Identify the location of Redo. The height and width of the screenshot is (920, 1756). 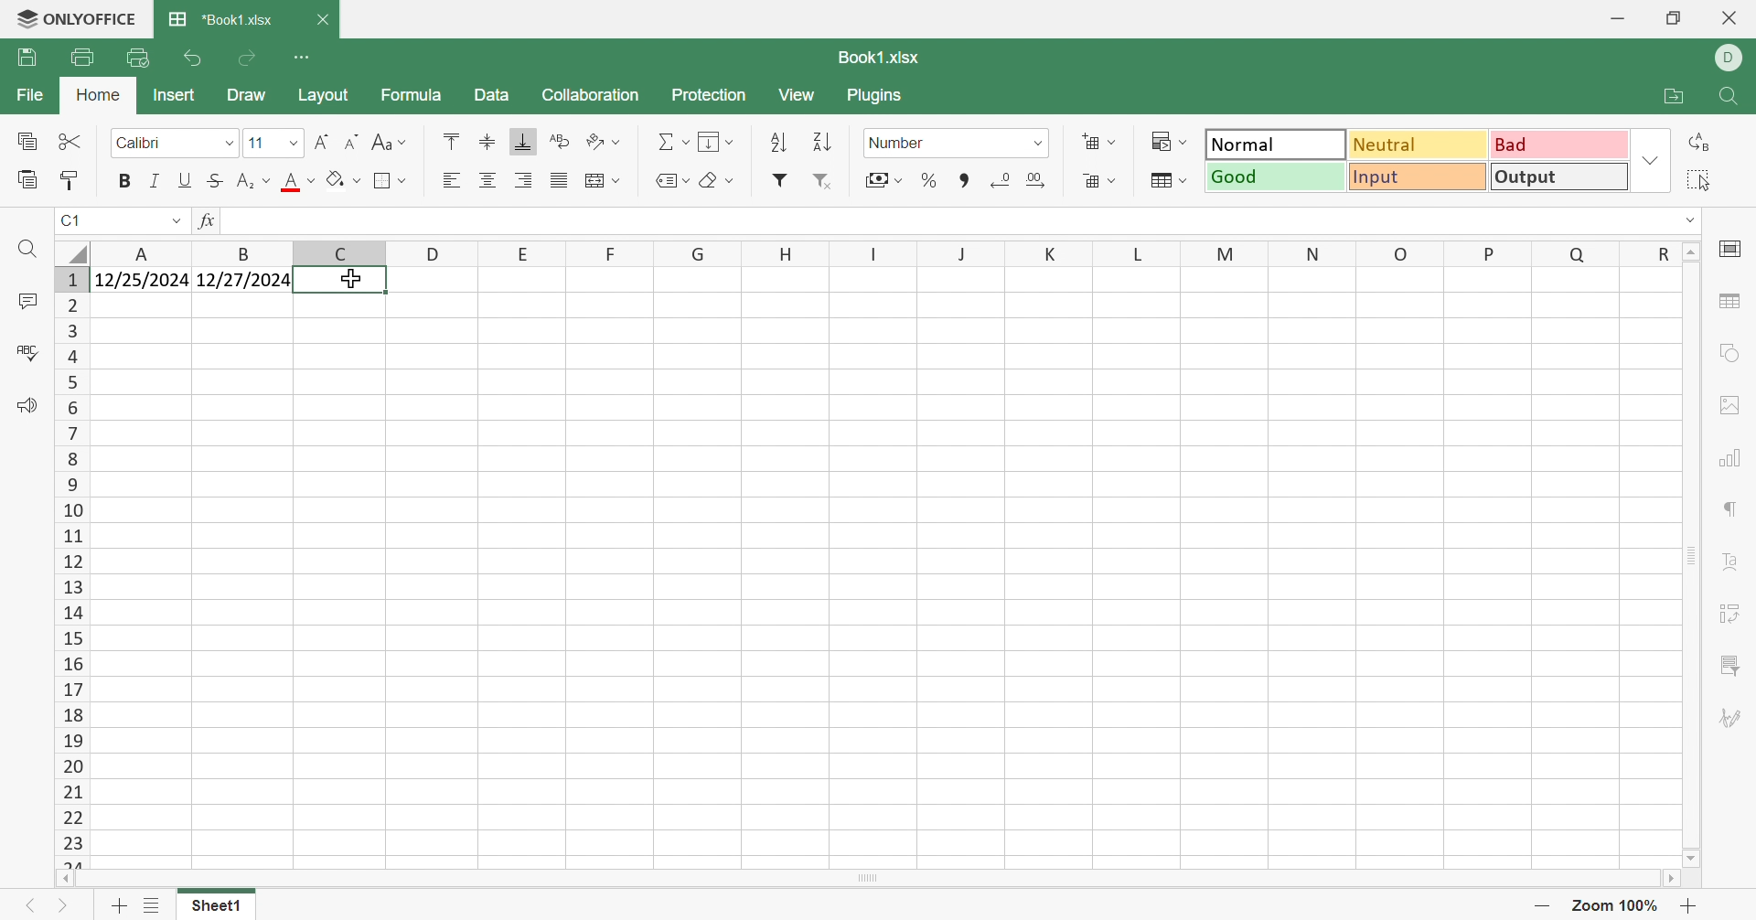
(249, 59).